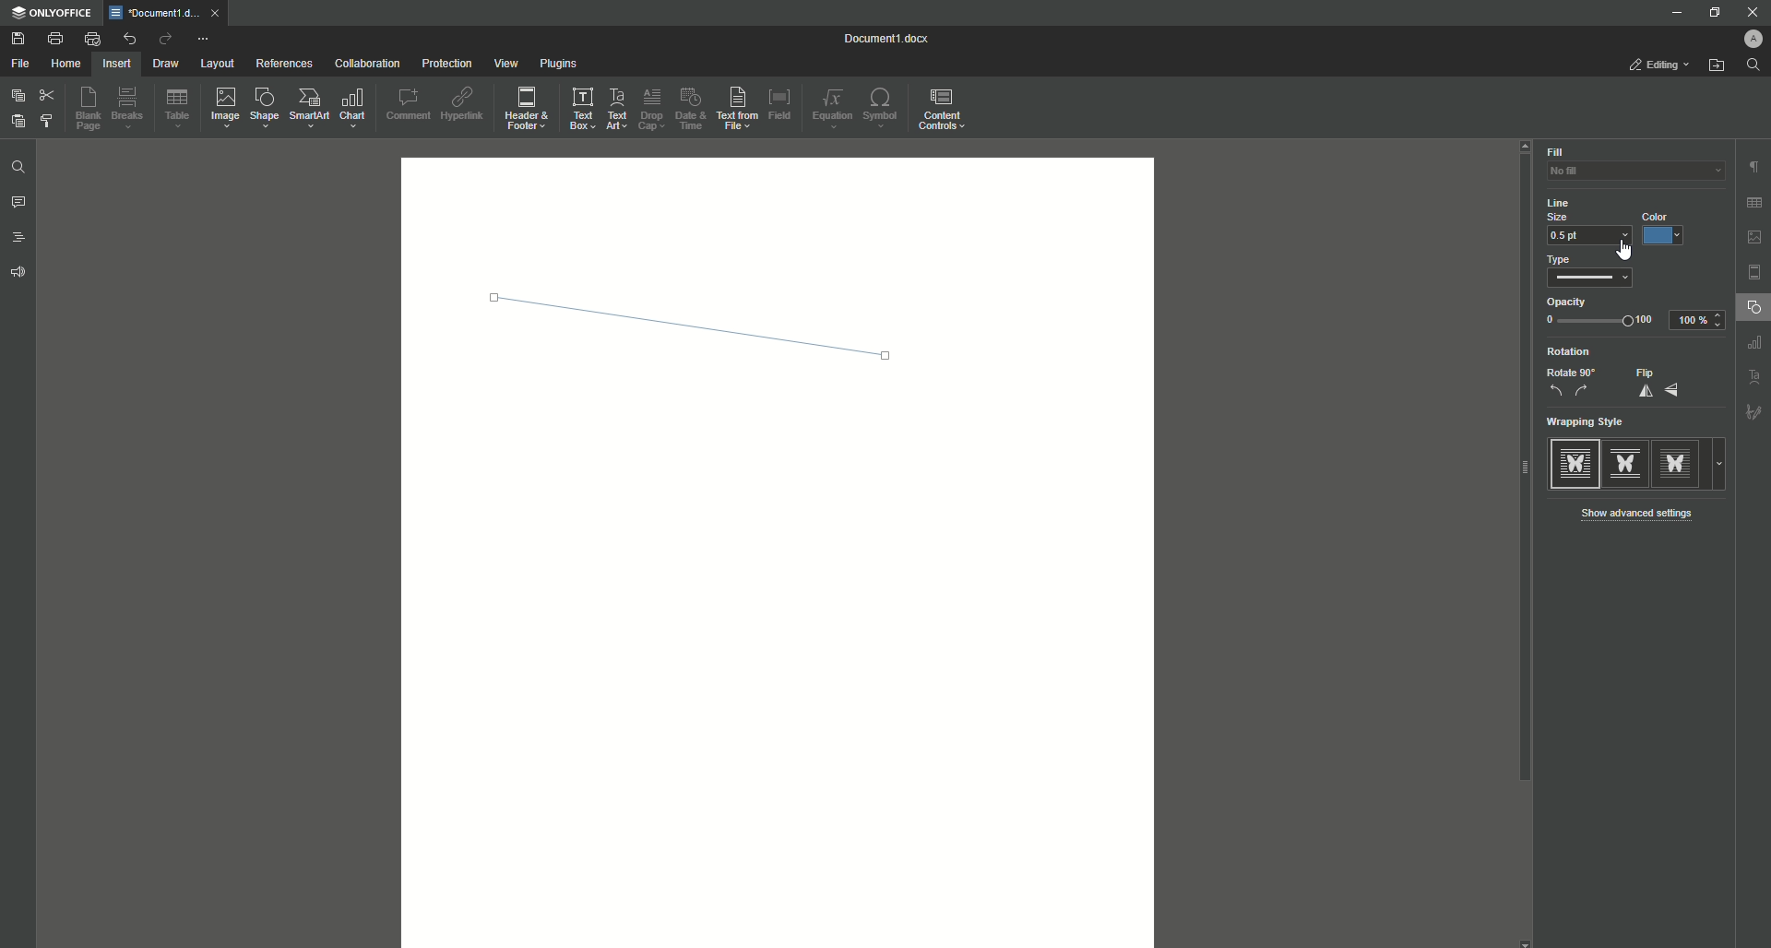  Describe the element at coordinates (1744, 40) in the screenshot. I see `Profile` at that location.